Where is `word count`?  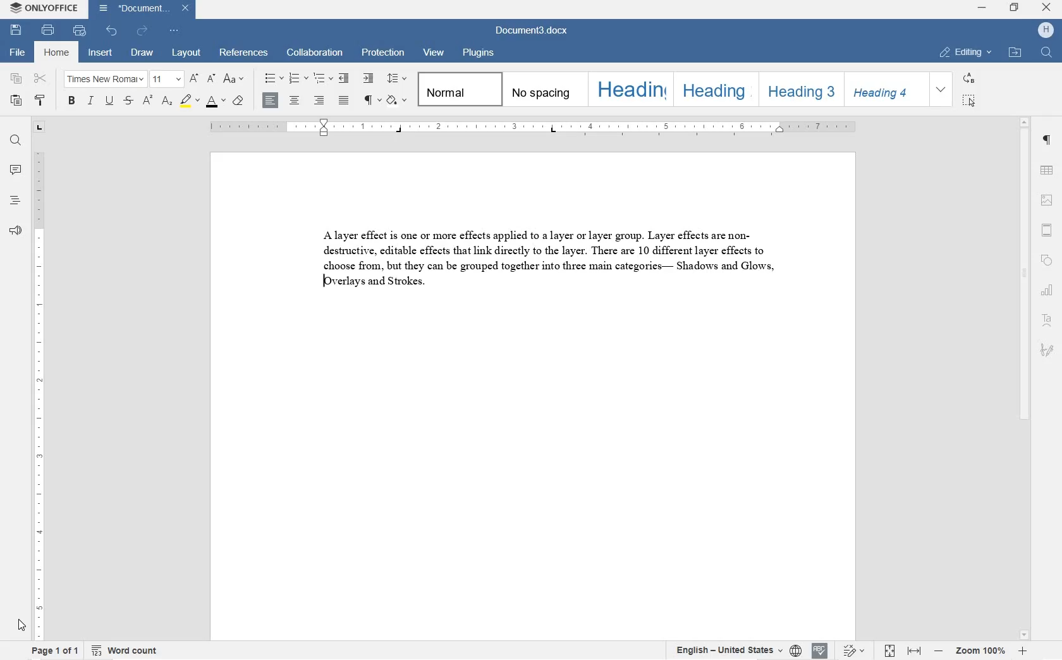
word count is located at coordinates (125, 651).